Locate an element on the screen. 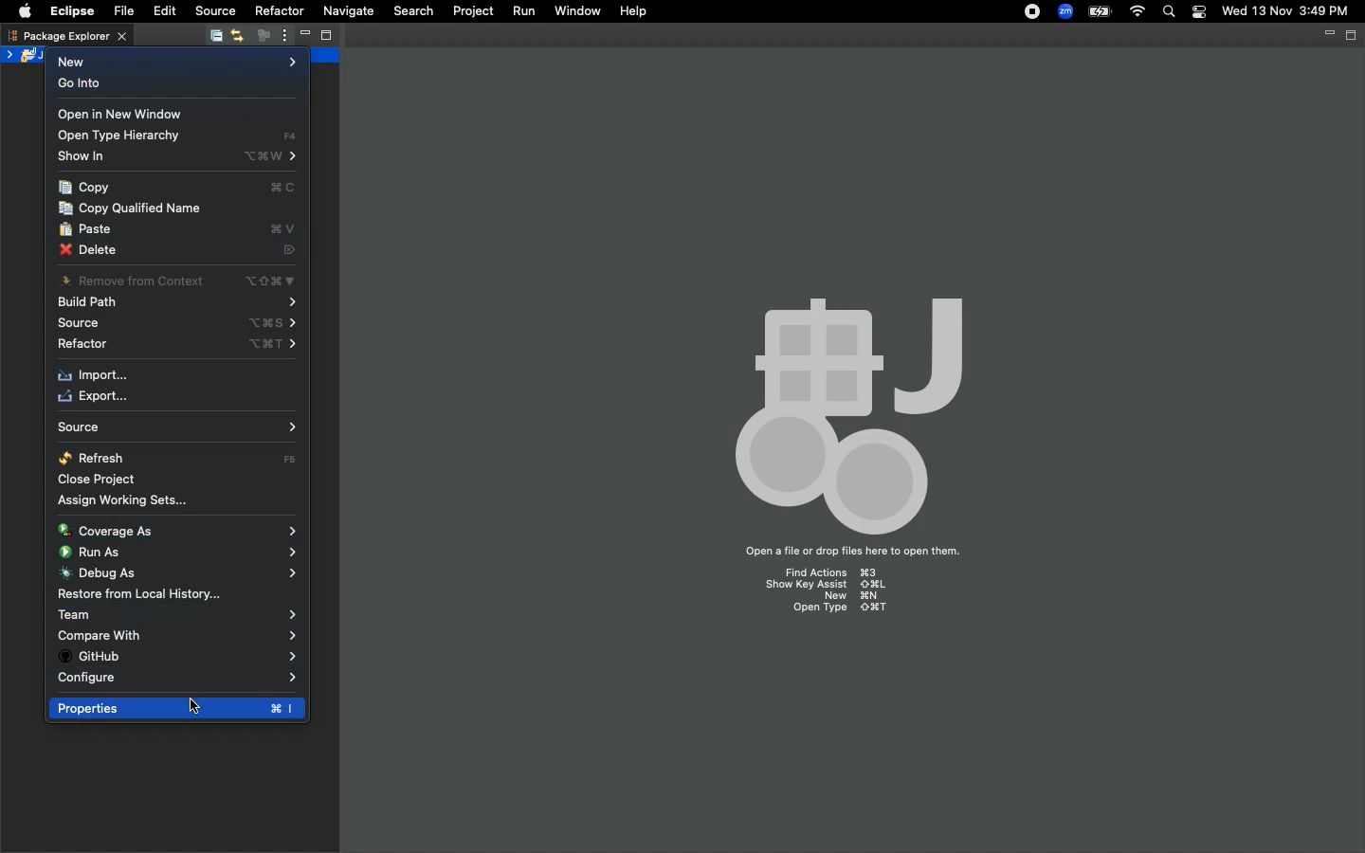 The image size is (1365, 853).  is located at coordinates (202, 712).